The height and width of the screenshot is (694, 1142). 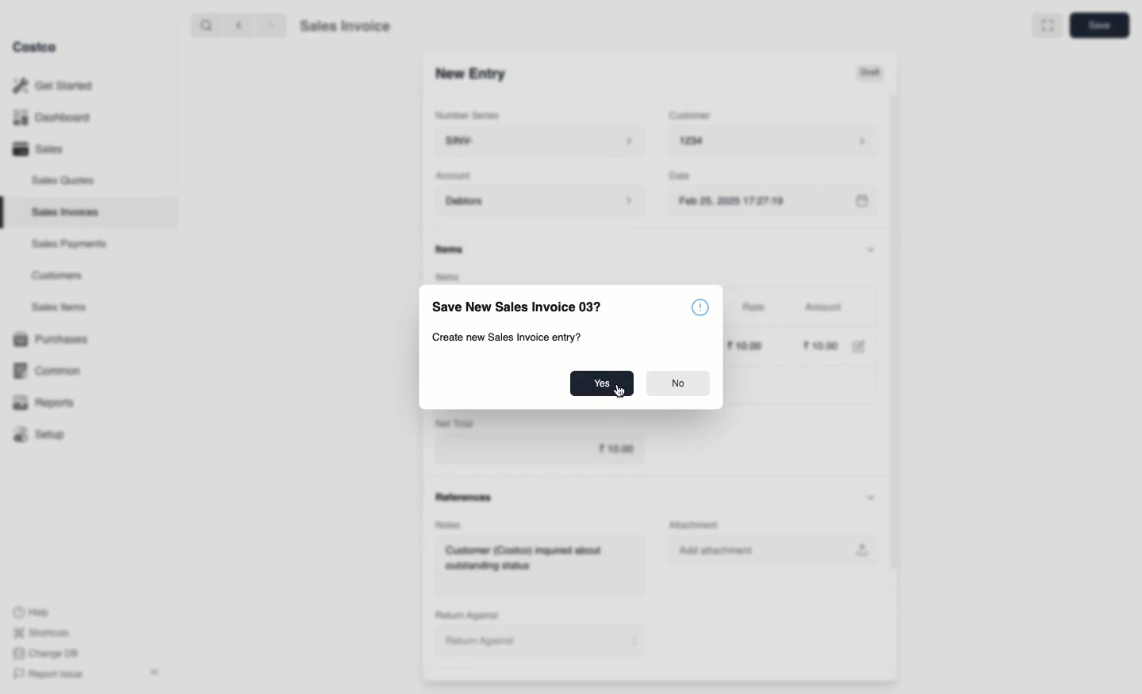 I want to click on Icon, so click(x=698, y=307).